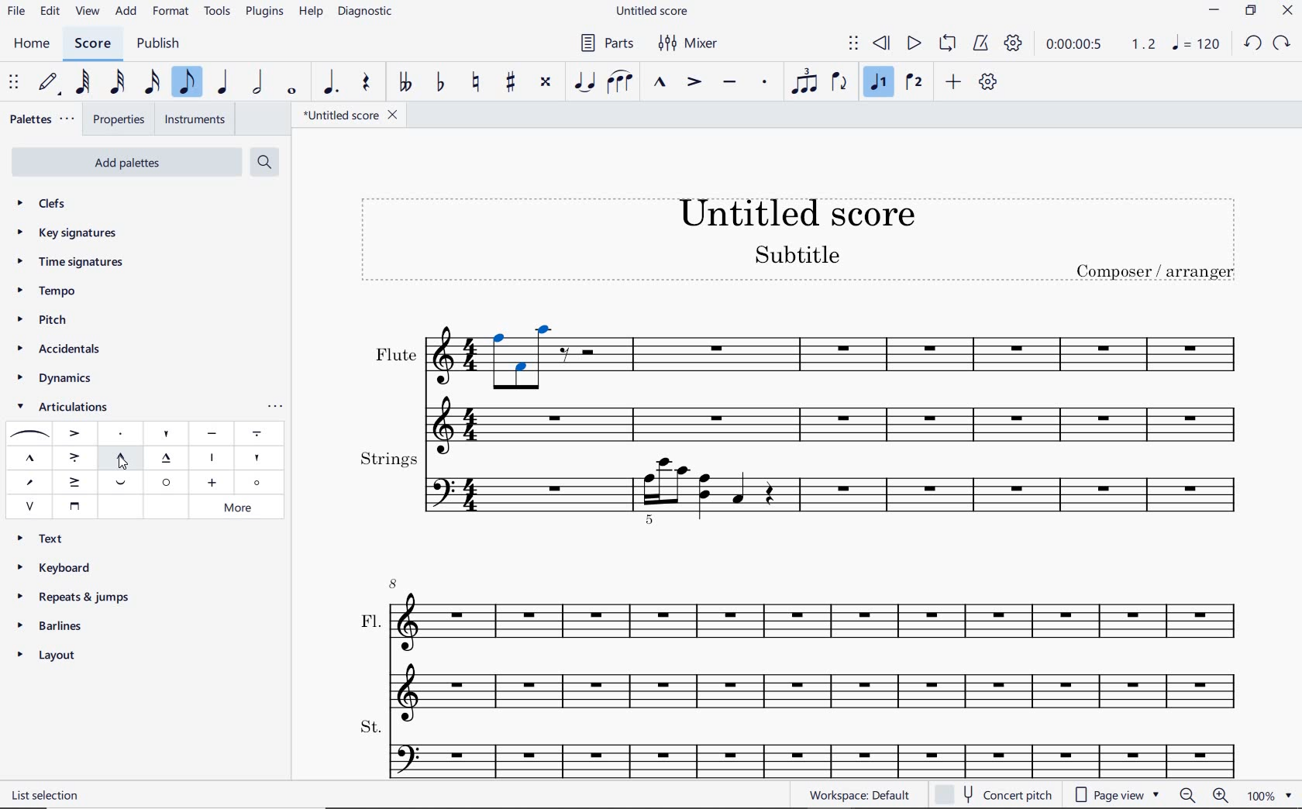 Image resolution: width=1302 pixels, height=809 pixels. I want to click on publish, so click(157, 44).